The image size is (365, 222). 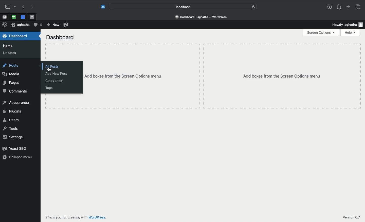 What do you see at coordinates (10, 53) in the screenshot?
I see `Updates` at bounding box center [10, 53].